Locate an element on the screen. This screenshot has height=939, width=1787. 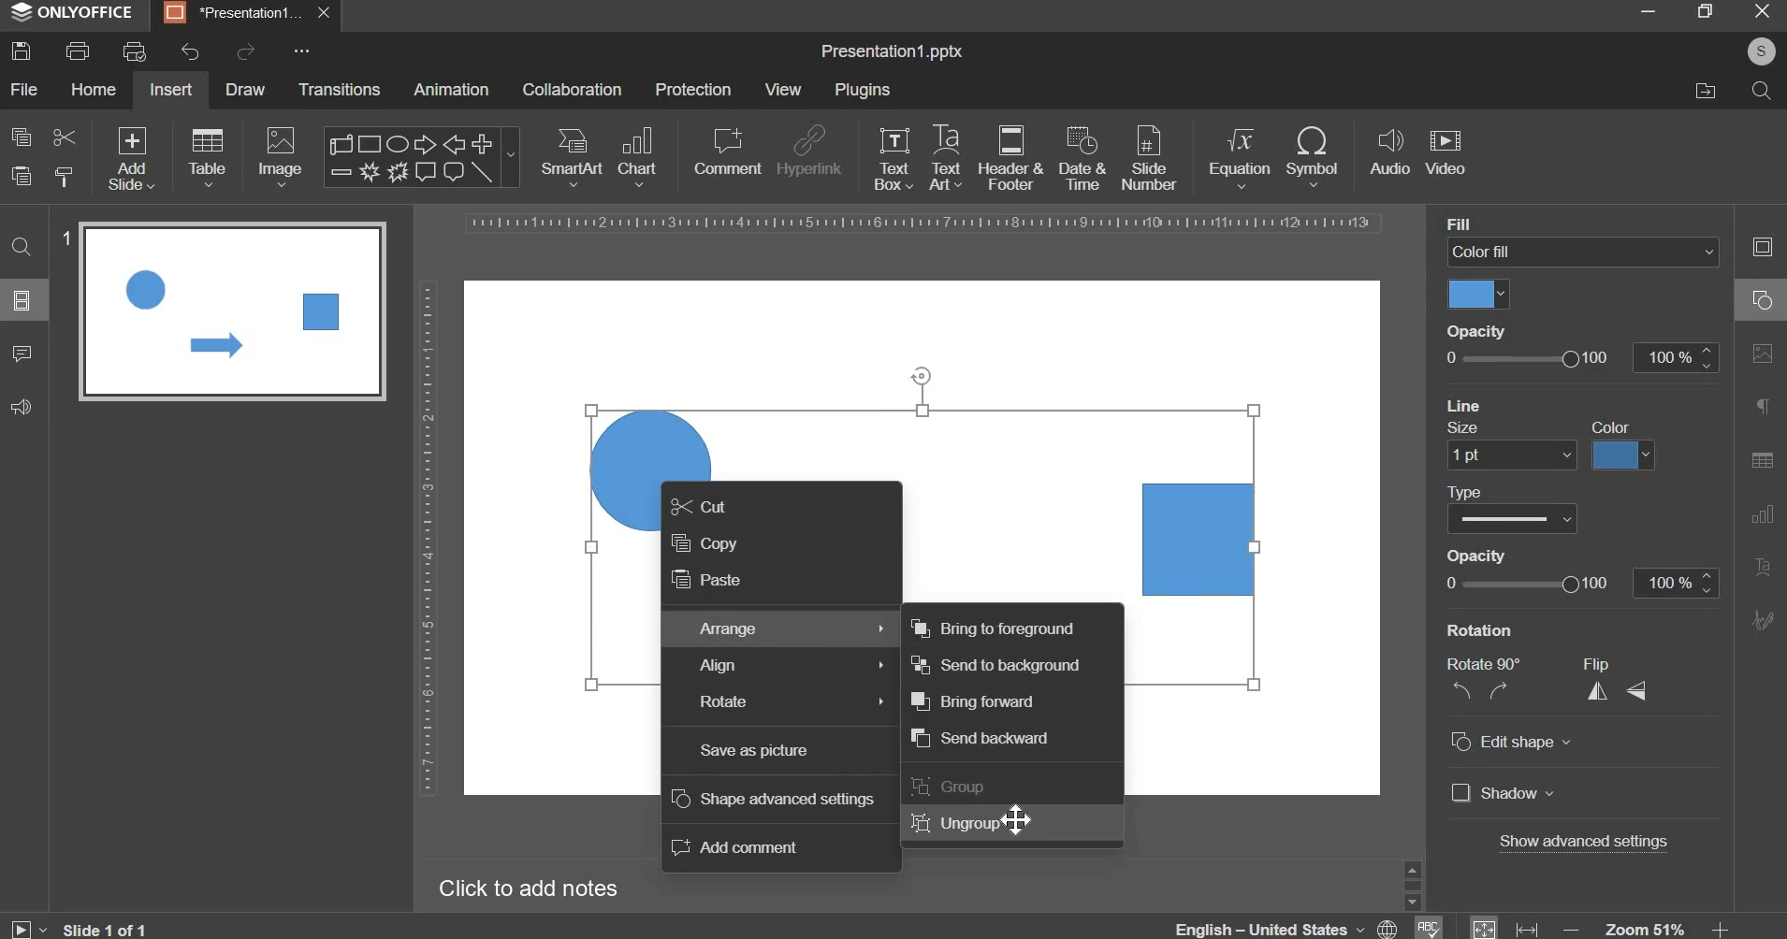
Rotate 90° is located at coordinates (1489, 664).